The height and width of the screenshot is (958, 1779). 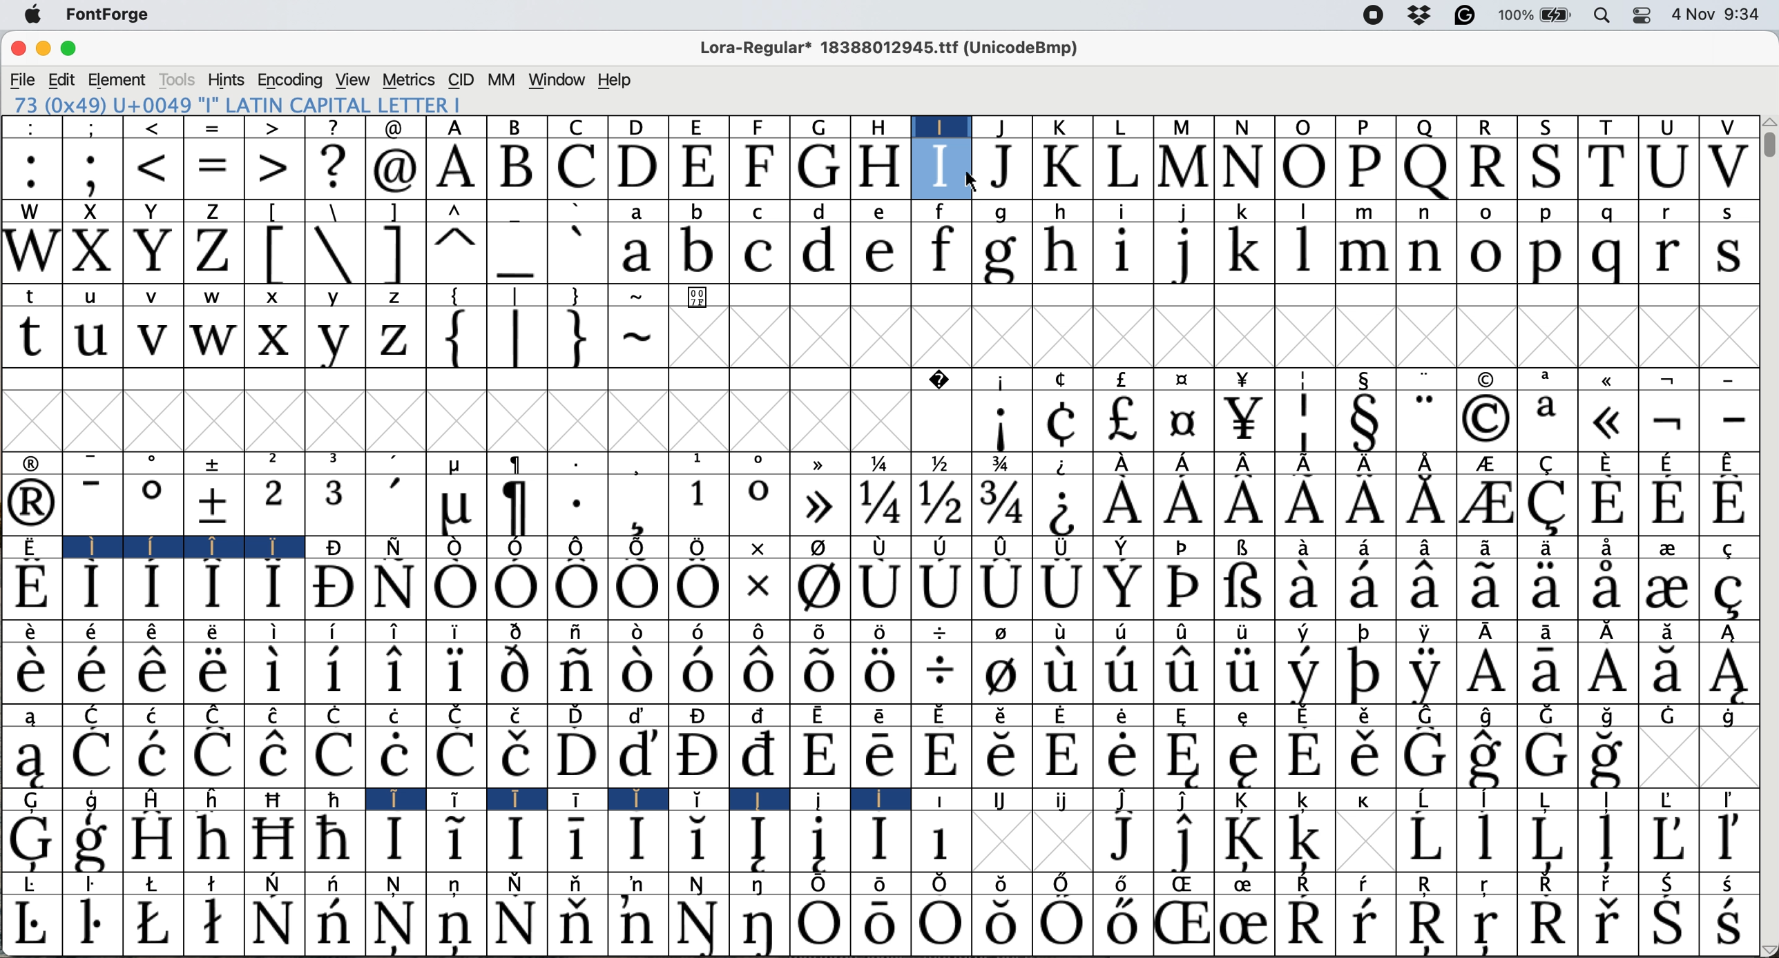 I want to click on i, so click(x=1124, y=212).